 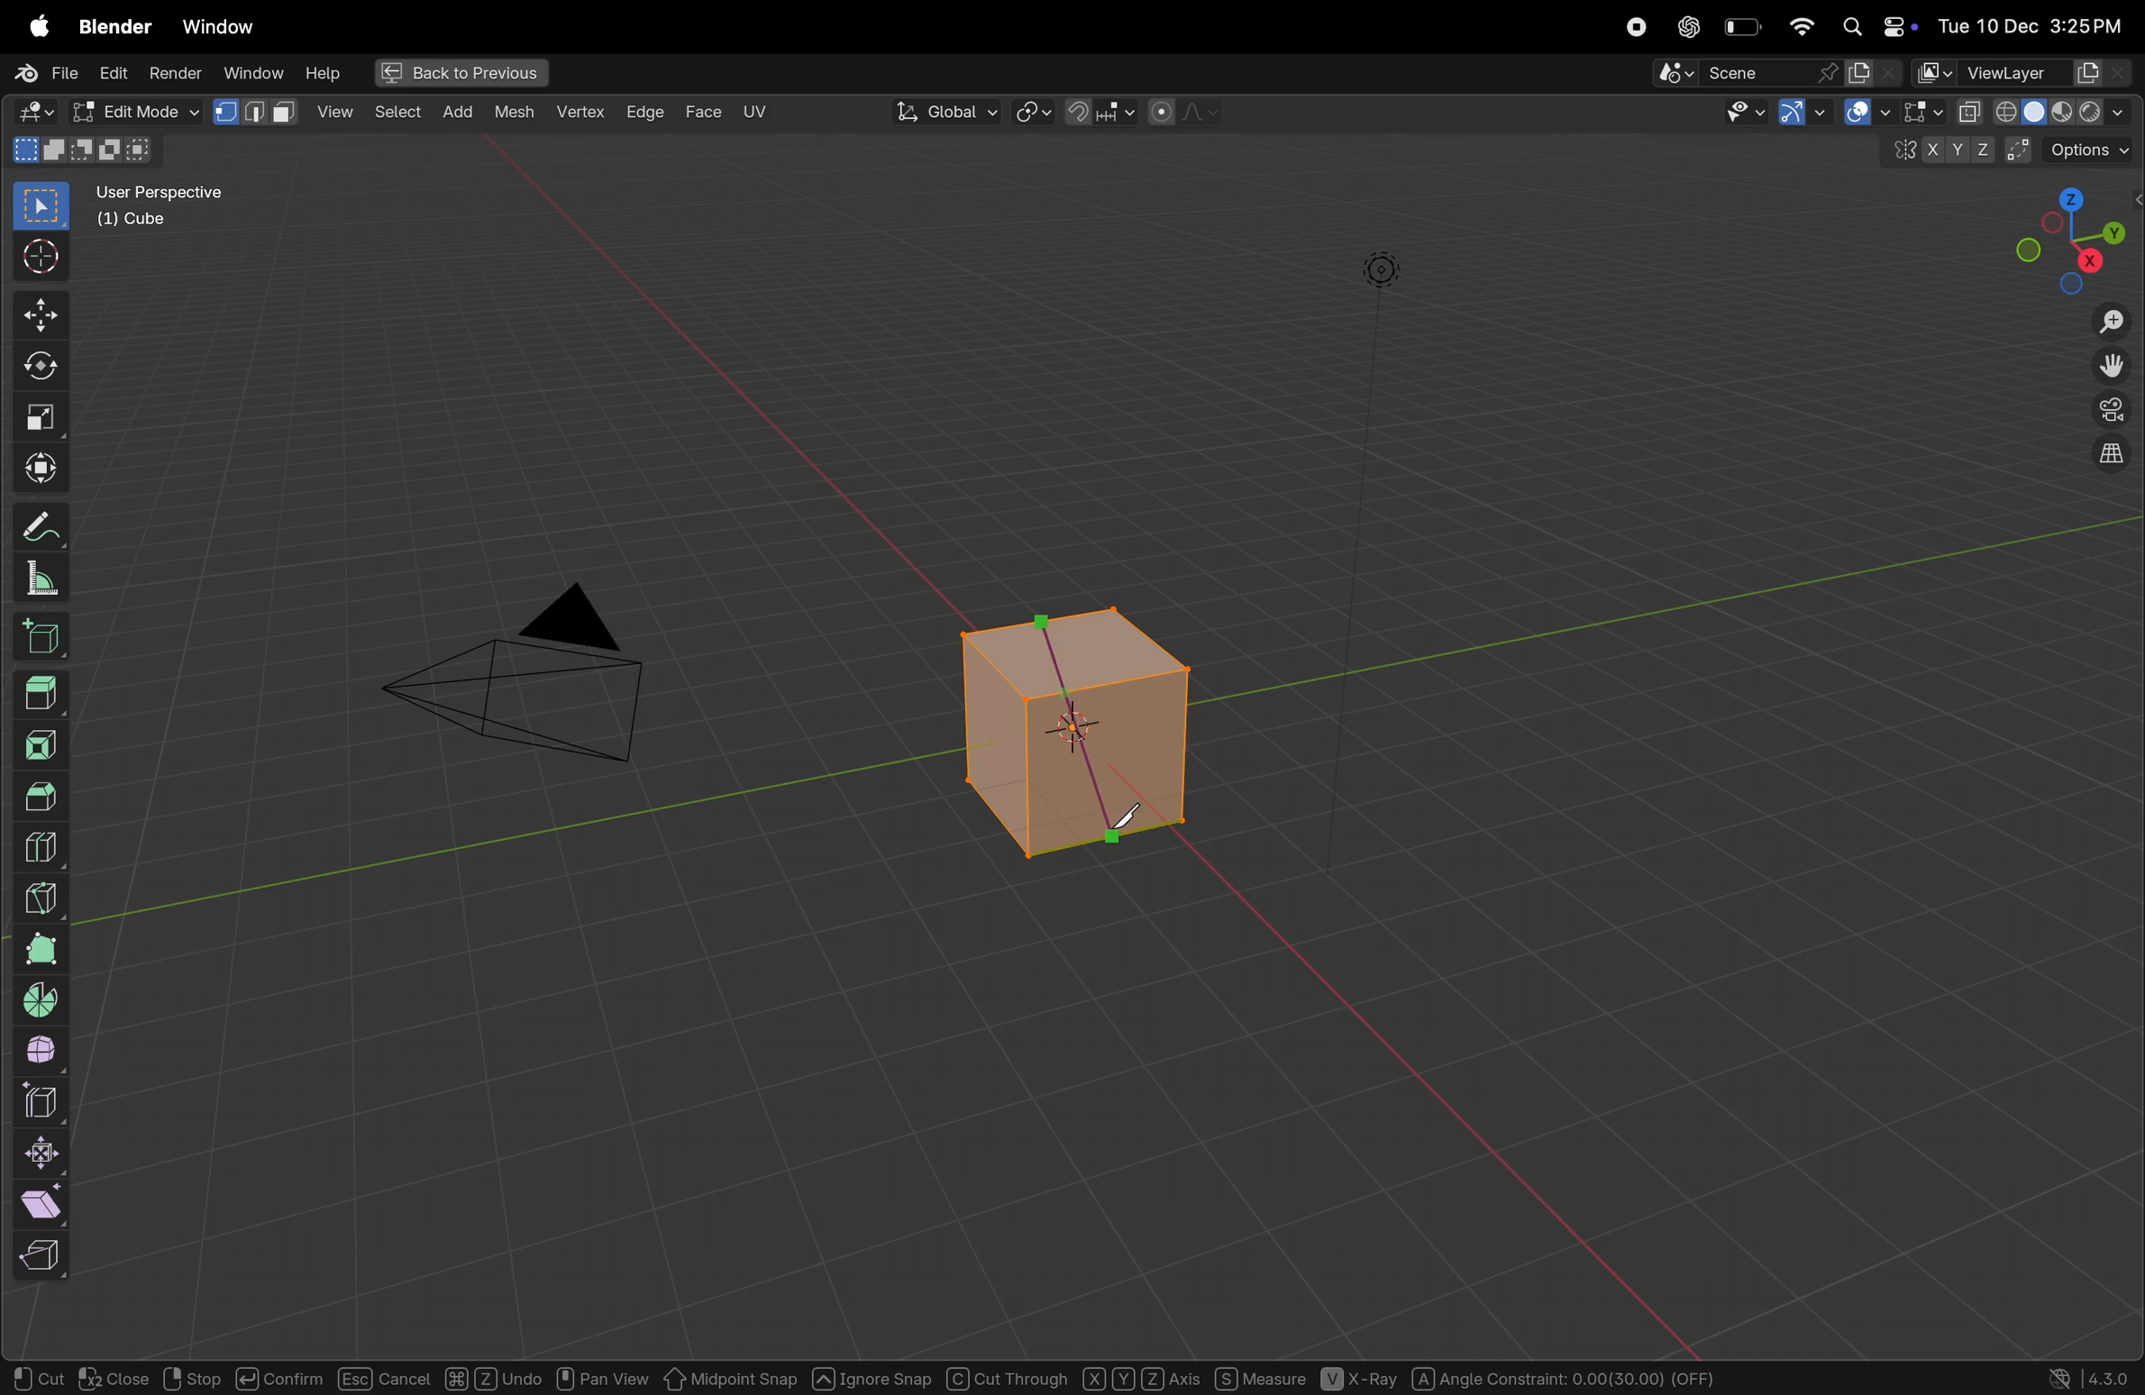 What do you see at coordinates (37, 1256) in the screenshot?
I see `reep region` at bounding box center [37, 1256].